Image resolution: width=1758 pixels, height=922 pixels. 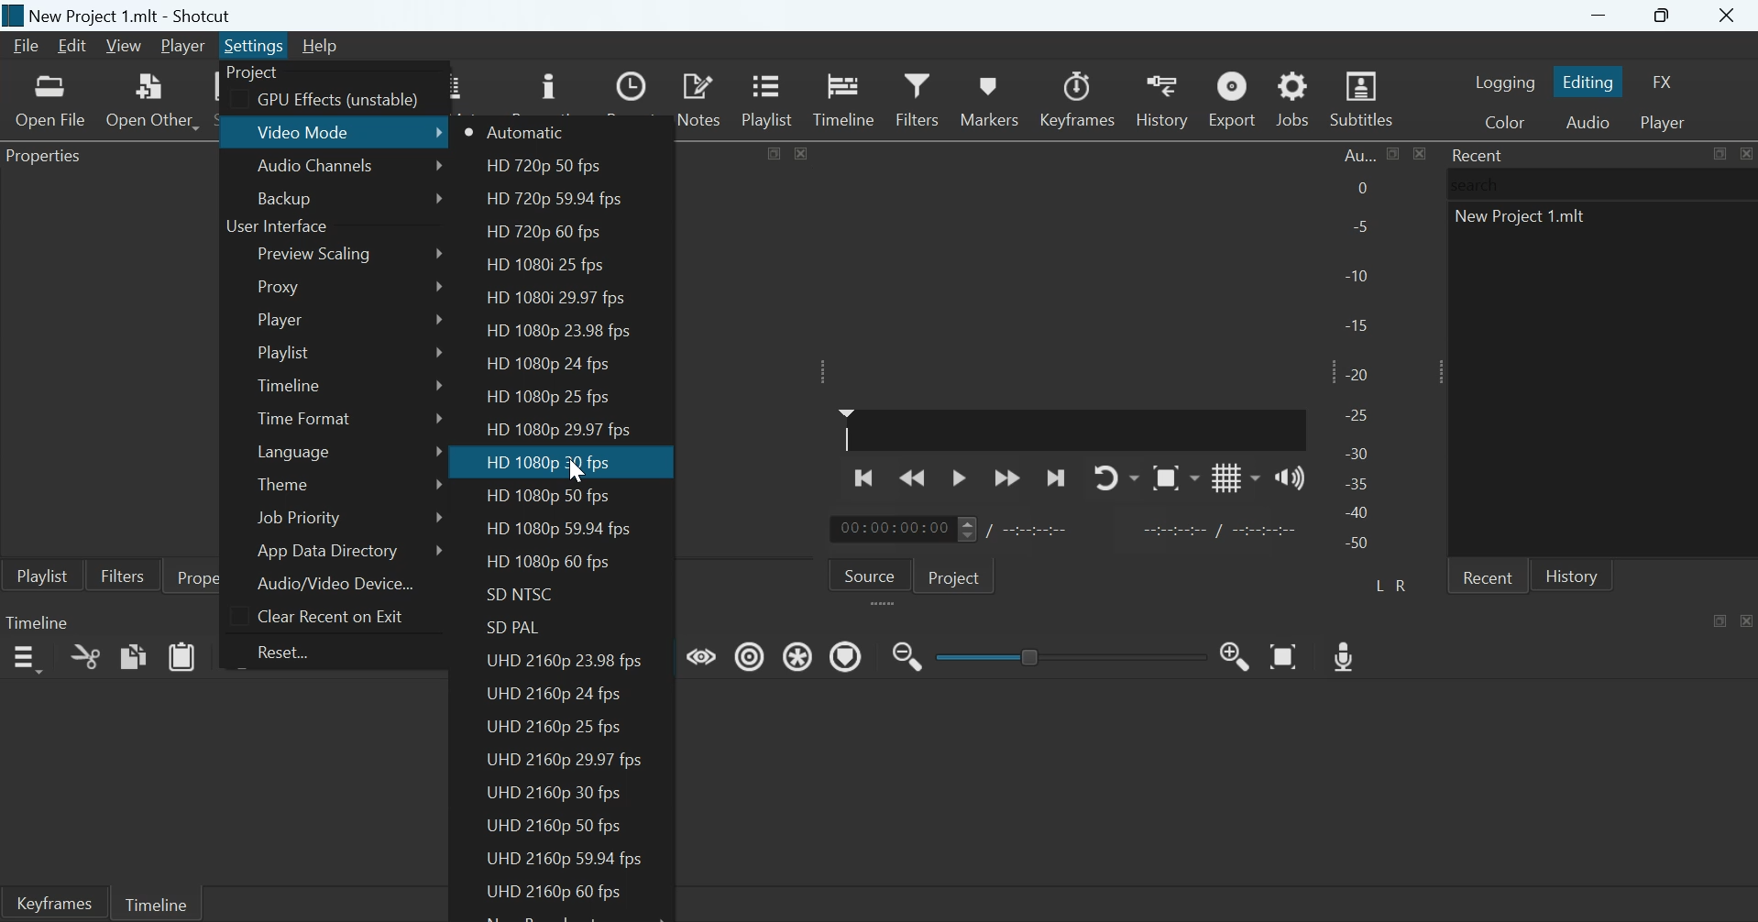 What do you see at coordinates (28, 46) in the screenshot?
I see `File` at bounding box center [28, 46].